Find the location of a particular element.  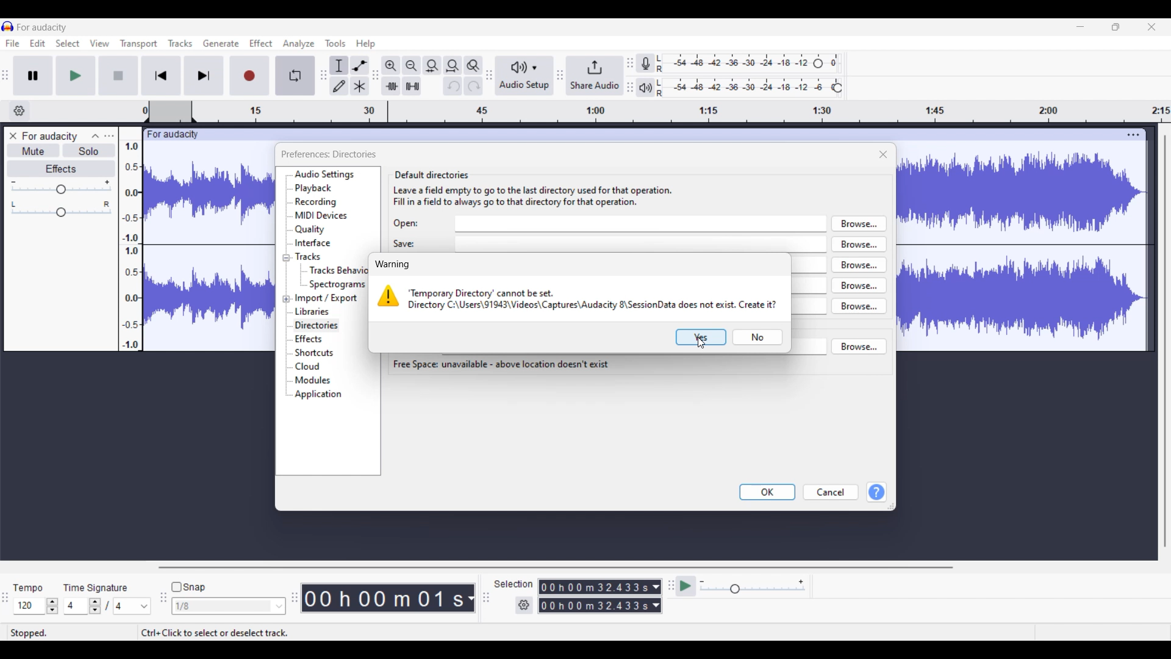

Select menu is located at coordinates (68, 43).